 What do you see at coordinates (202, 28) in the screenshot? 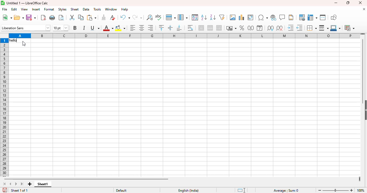
I see `merge and center or unmerge cells depending on the current toggle state` at bounding box center [202, 28].